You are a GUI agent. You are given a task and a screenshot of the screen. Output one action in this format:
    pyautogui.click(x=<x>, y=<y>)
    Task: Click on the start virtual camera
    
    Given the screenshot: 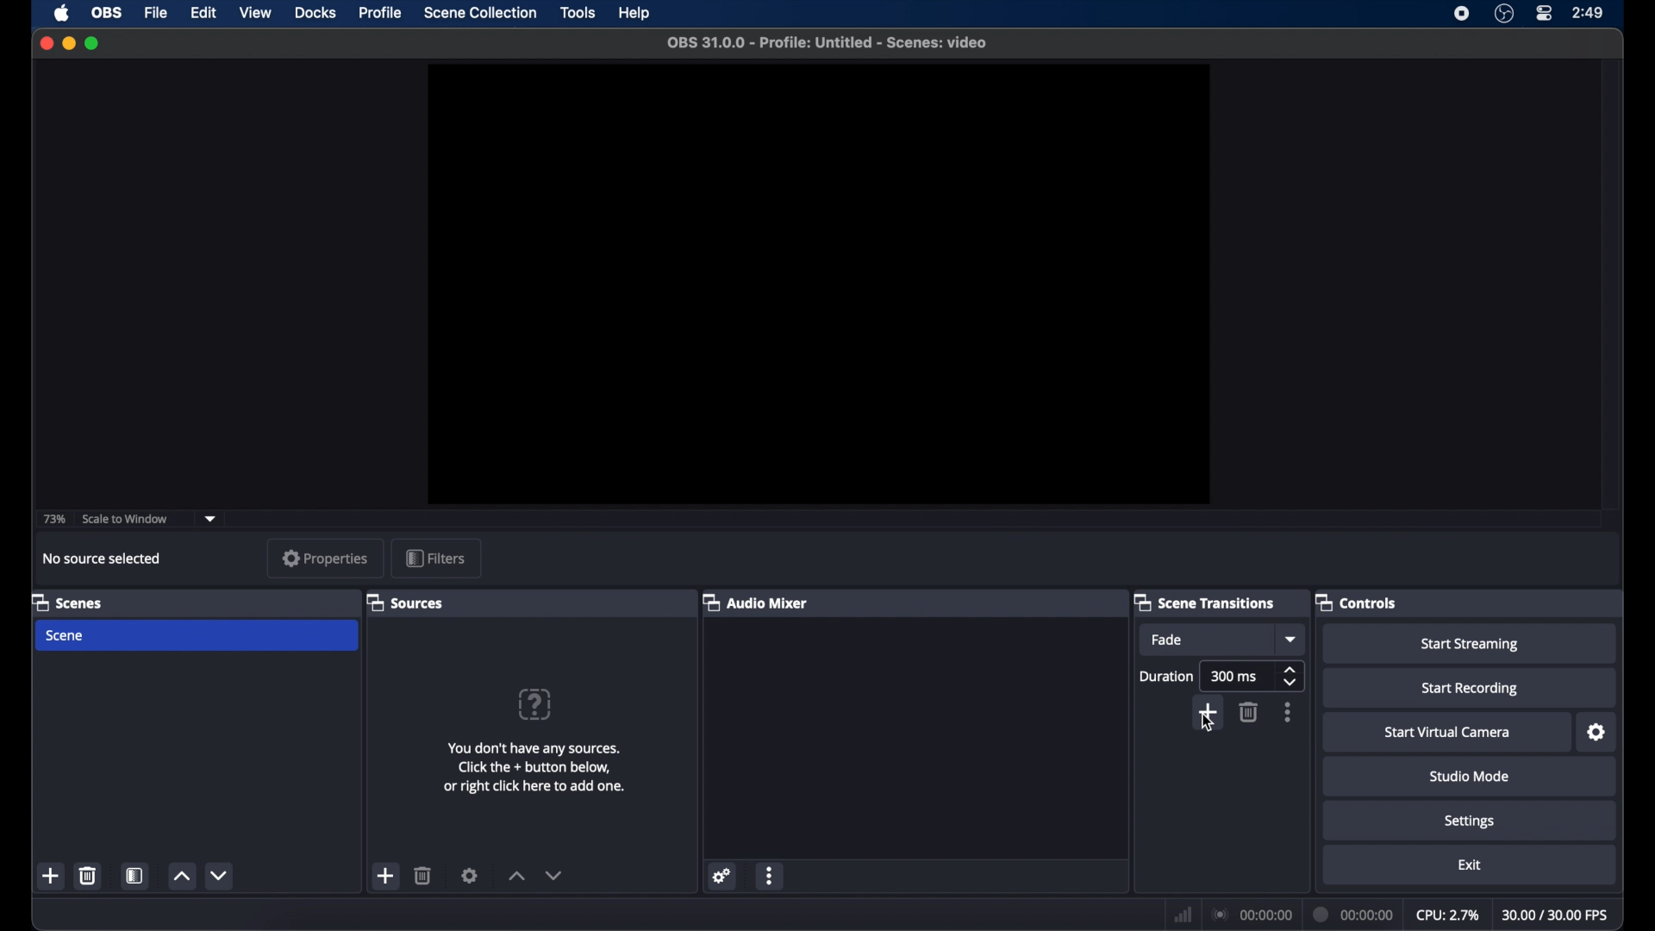 What is the action you would take?
    pyautogui.click(x=1447, y=733)
    